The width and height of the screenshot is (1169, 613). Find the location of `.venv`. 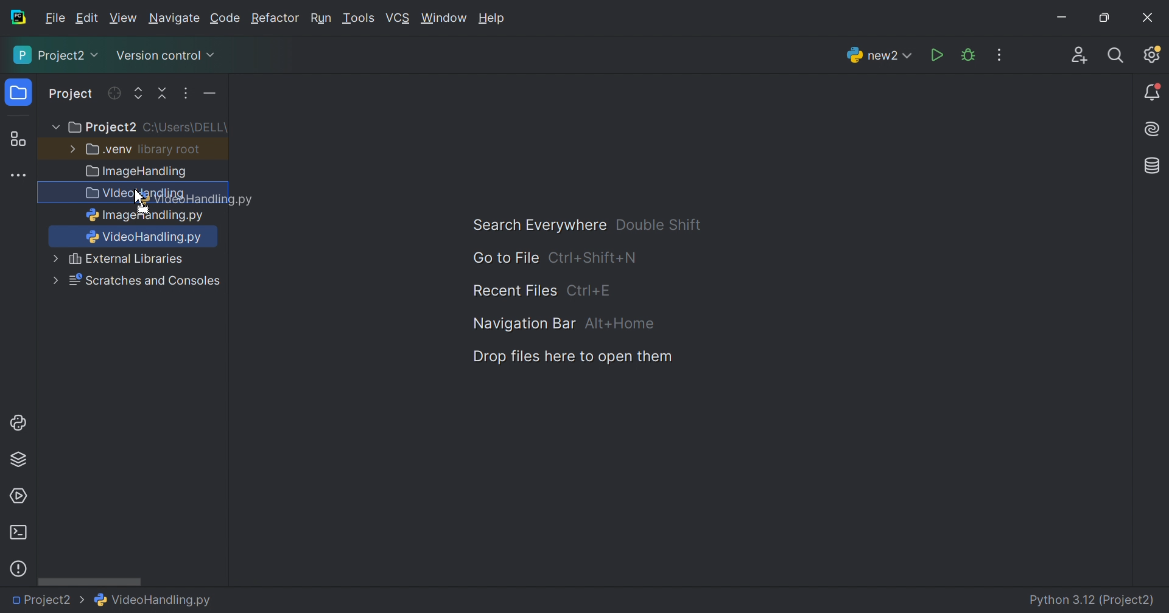

.venv is located at coordinates (109, 150).